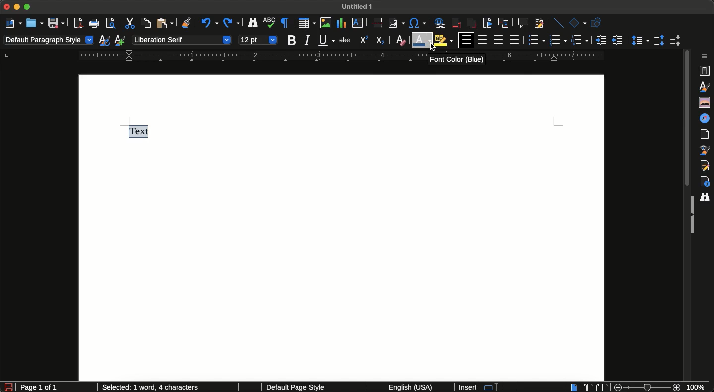  Describe the element at coordinates (558, 39) in the screenshot. I see `Toggle ordered list` at that location.